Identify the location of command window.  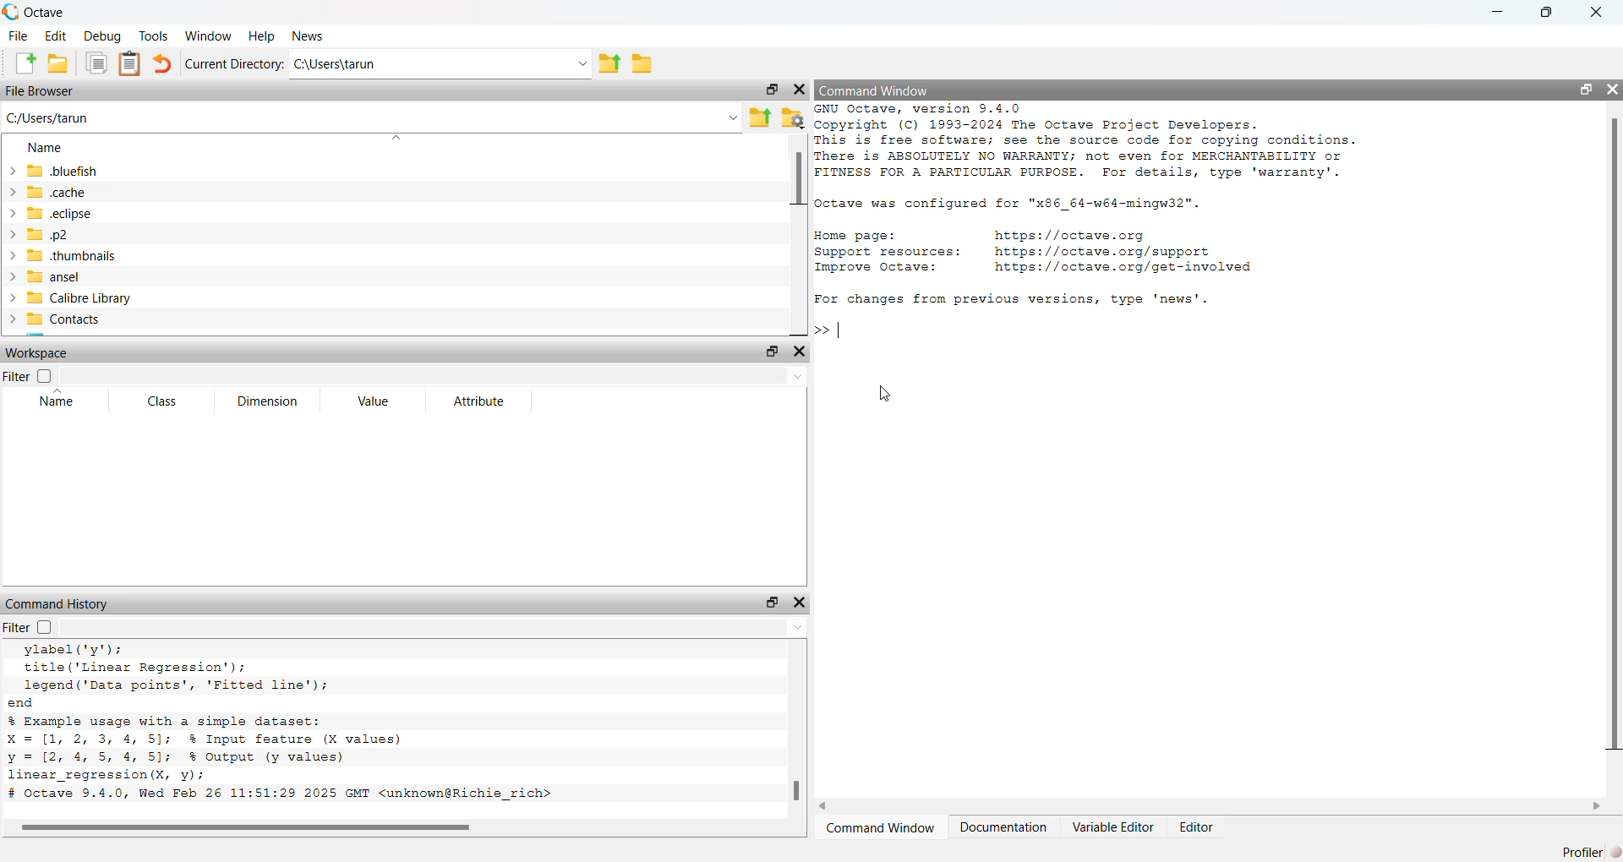
(882, 827).